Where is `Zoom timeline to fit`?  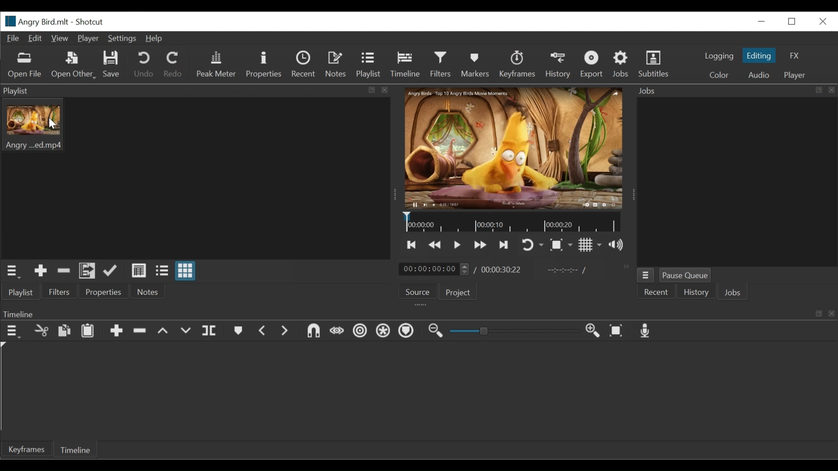 Zoom timeline to fit is located at coordinates (617, 331).